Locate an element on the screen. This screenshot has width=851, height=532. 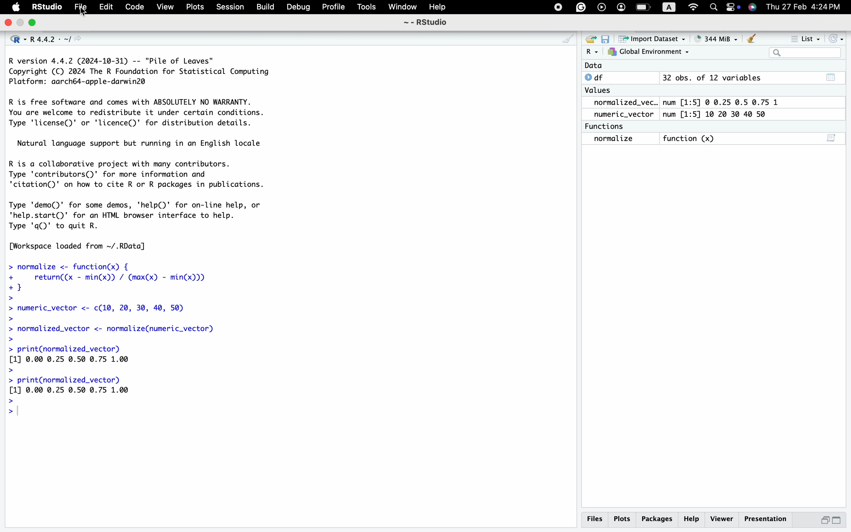
control center is located at coordinates (558, 7).